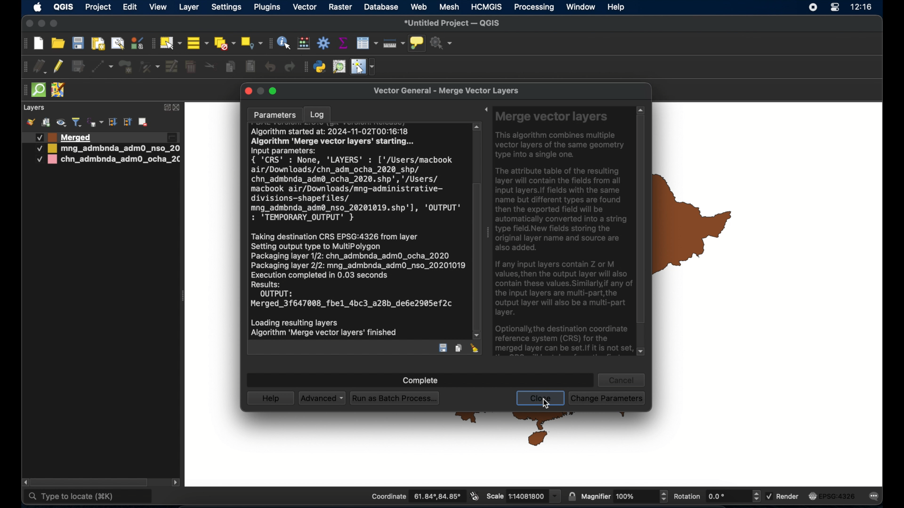  What do you see at coordinates (261, 91) in the screenshot?
I see `minimize` at bounding box center [261, 91].